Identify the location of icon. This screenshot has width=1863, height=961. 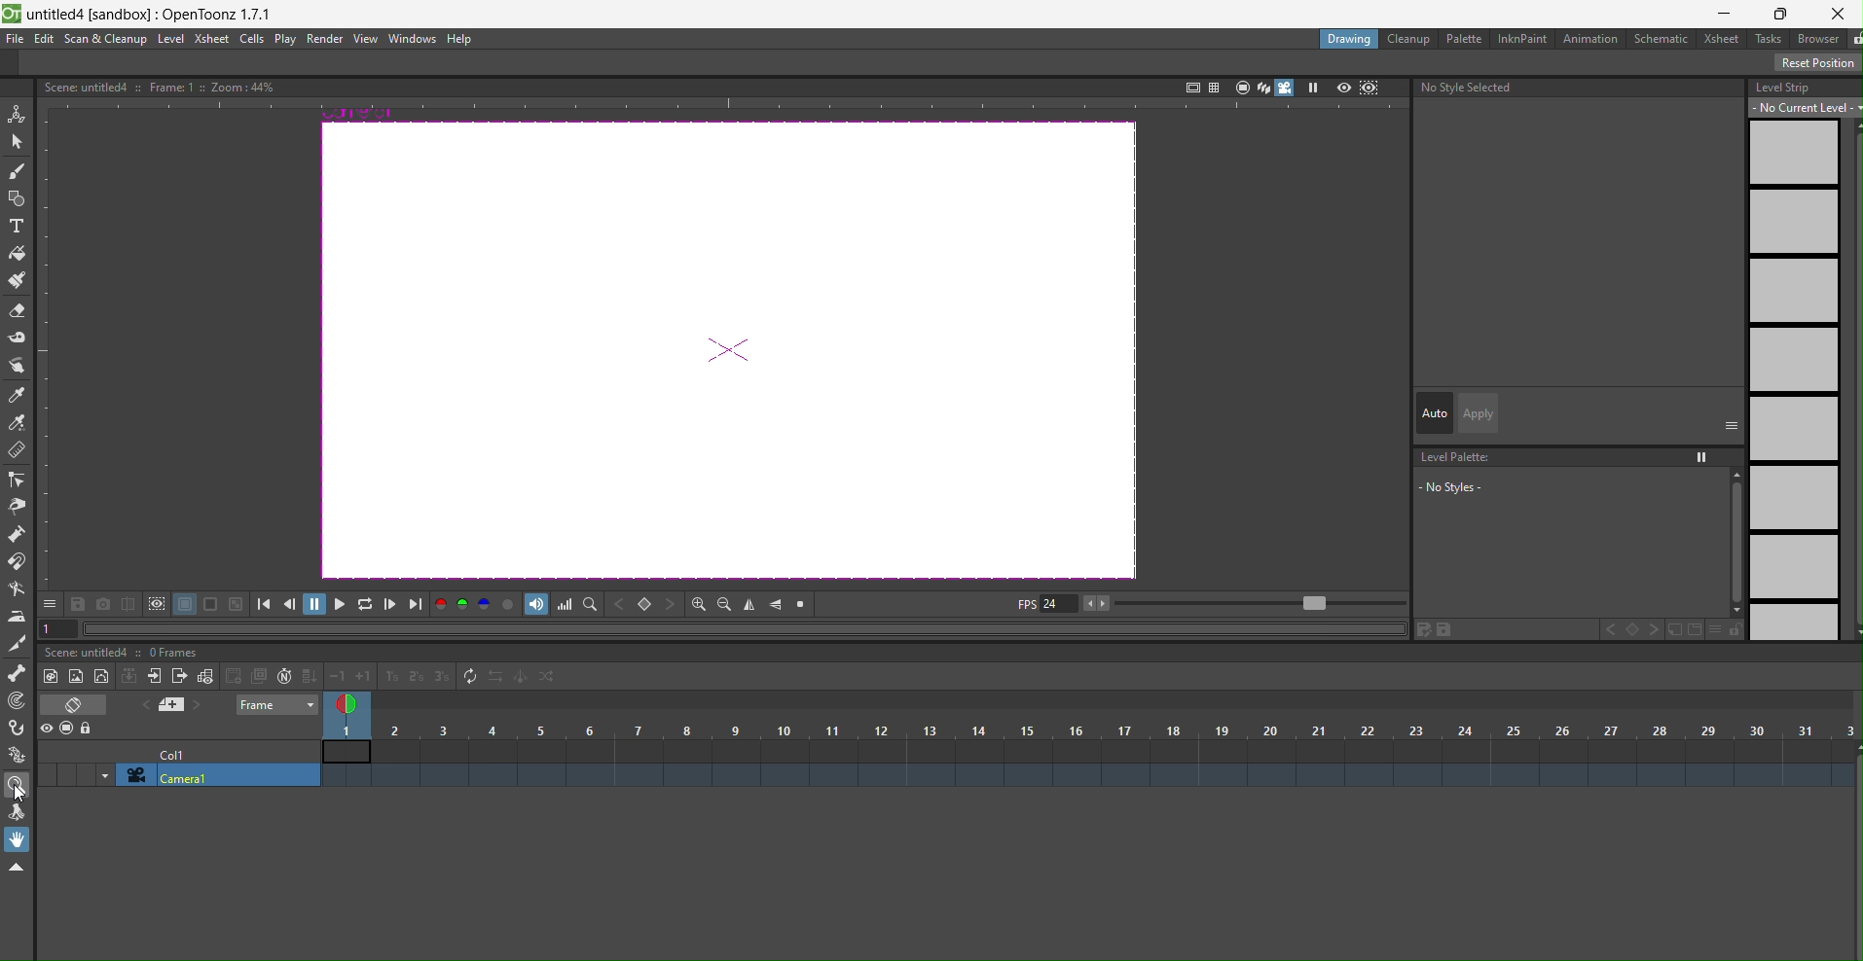
(76, 706).